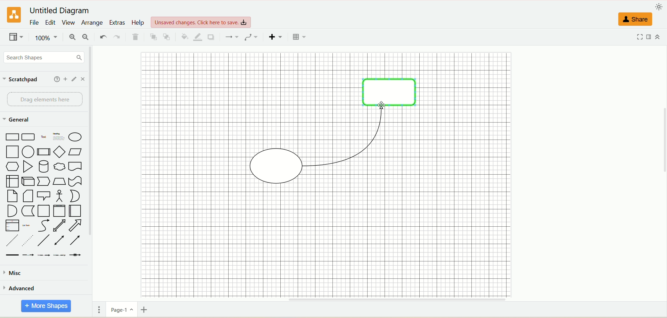 This screenshot has height=318, width=667. I want to click on delete, so click(136, 37).